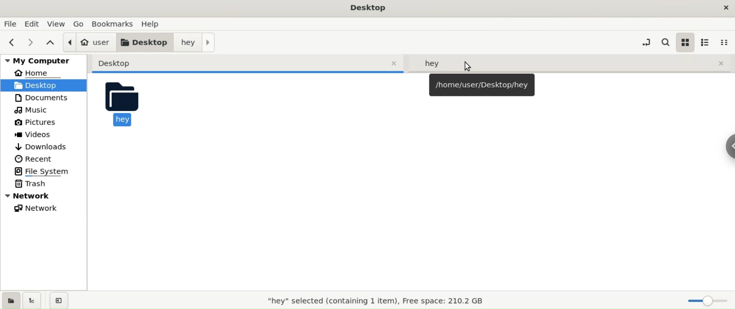 This screenshot has height=309, width=735. What do you see at coordinates (46, 135) in the screenshot?
I see `videos` at bounding box center [46, 135].